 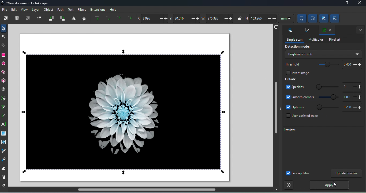 What do you see at coordinates (83, 19) in the screenshot?
I see `Object flip vertically` at bounding box center [83, 19].